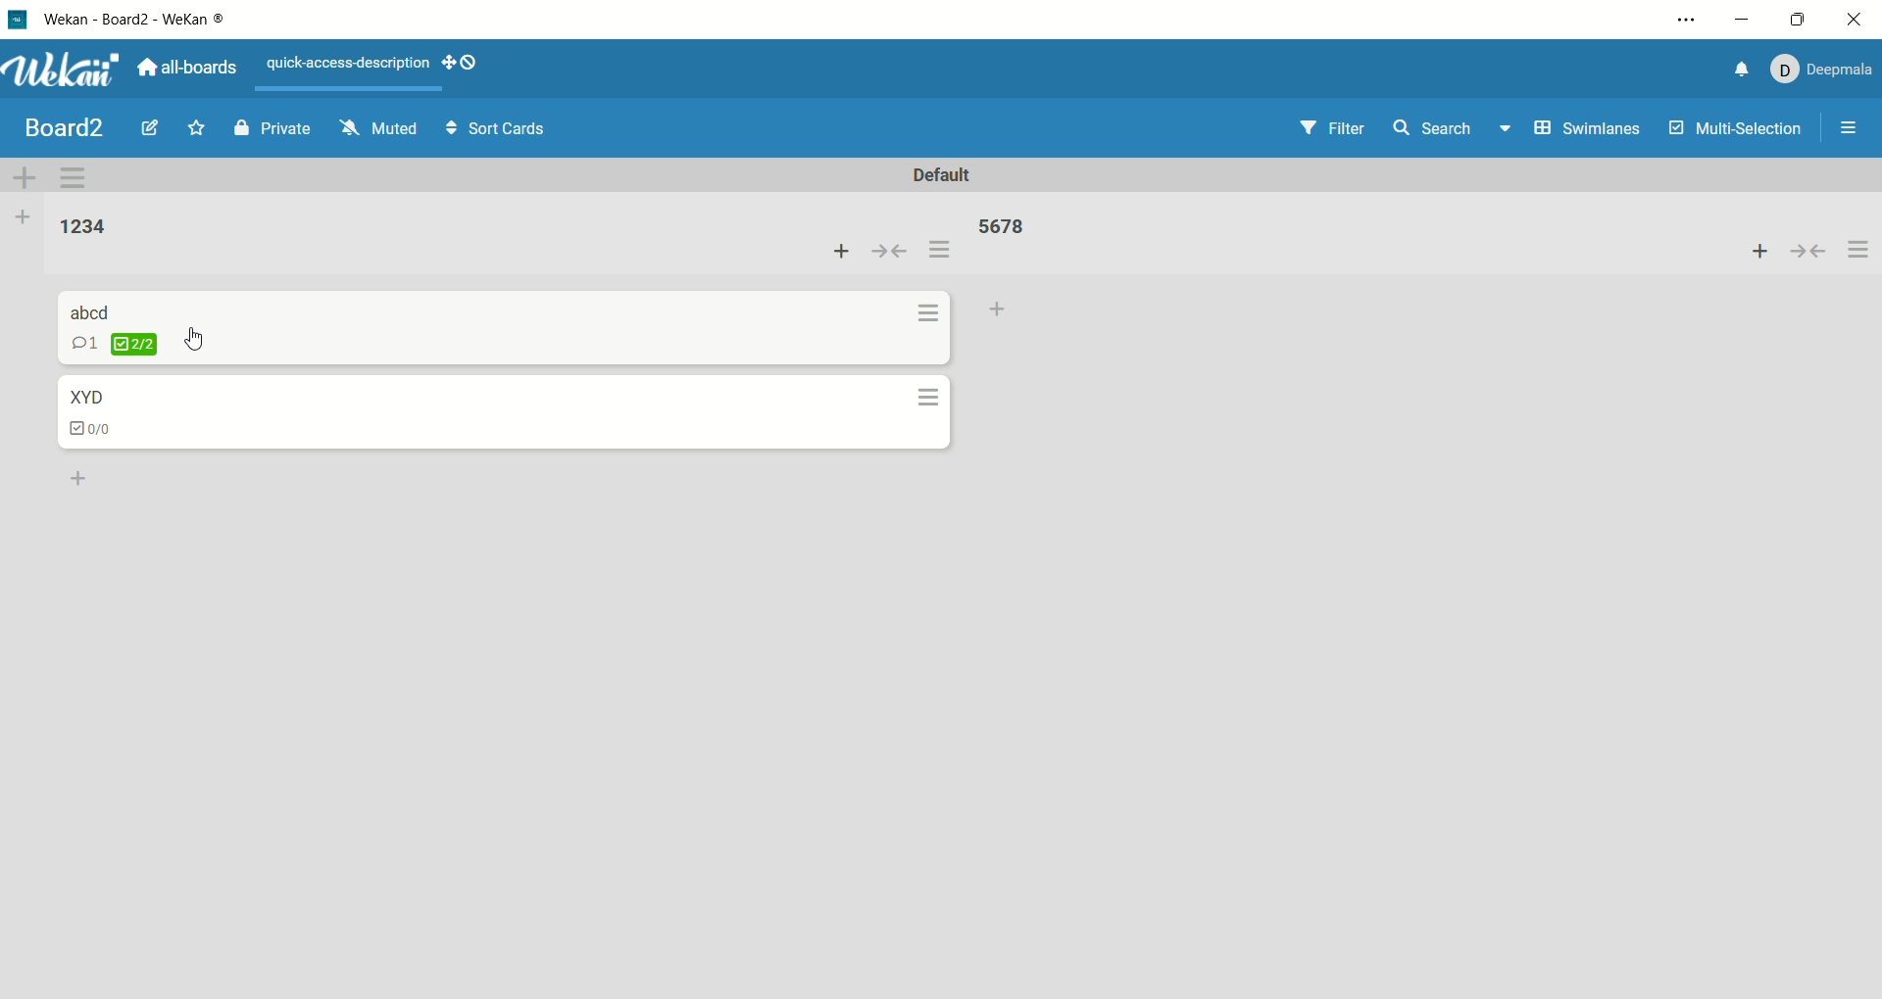 This screenshot has height=999, width=1882. I want to click on filter, so click(1339, 128).